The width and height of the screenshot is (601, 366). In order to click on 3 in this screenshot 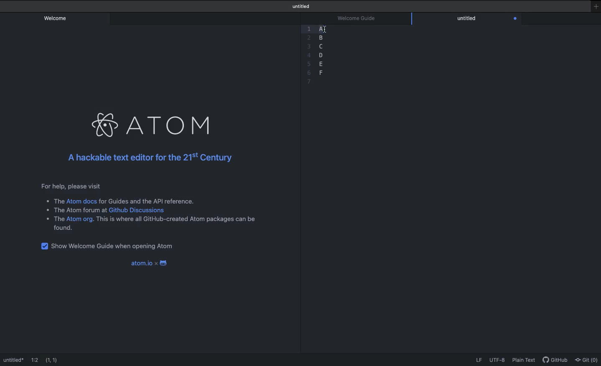, I will do `click(308, 46)`.